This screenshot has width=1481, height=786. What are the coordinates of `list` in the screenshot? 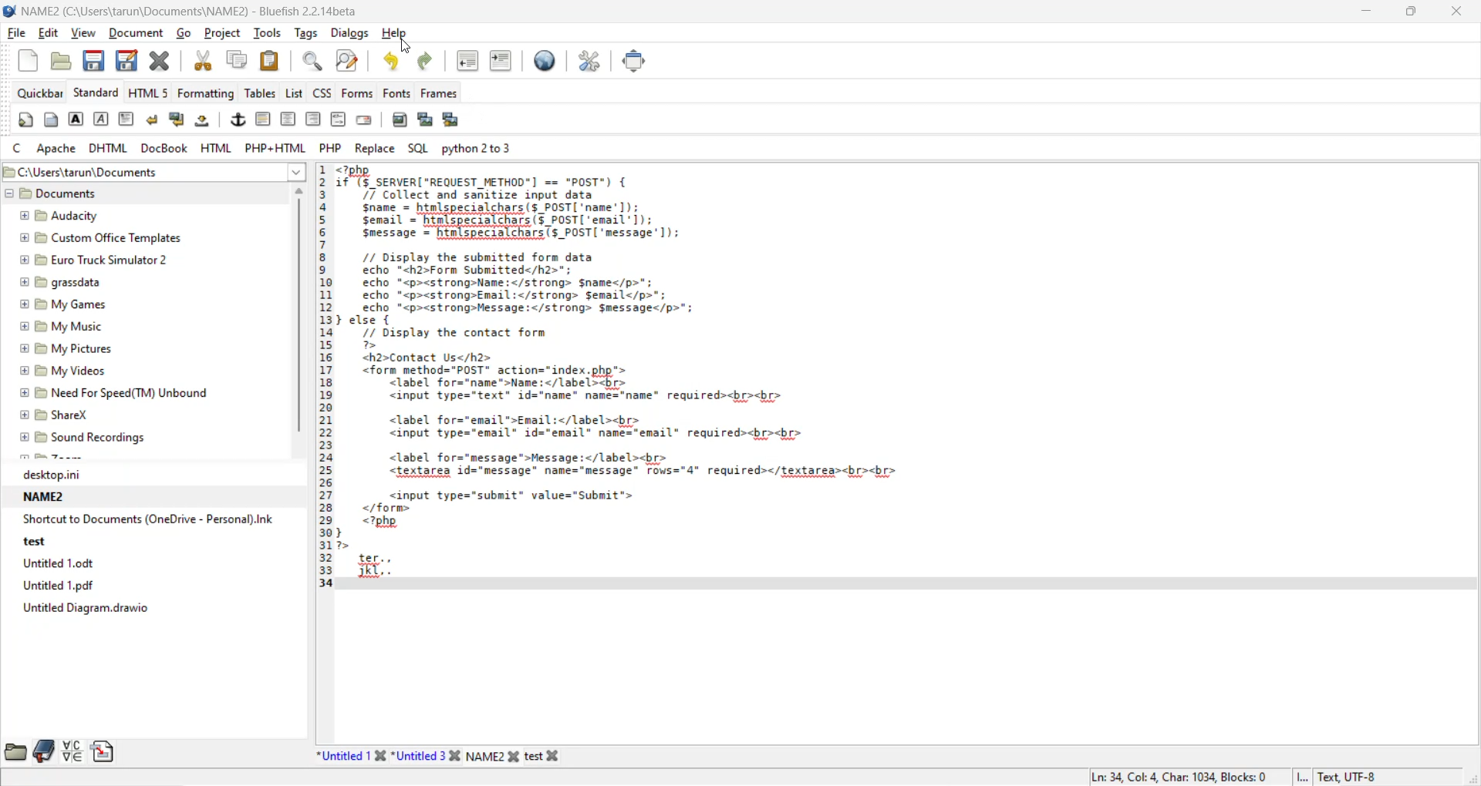 It's located at (295, 92).